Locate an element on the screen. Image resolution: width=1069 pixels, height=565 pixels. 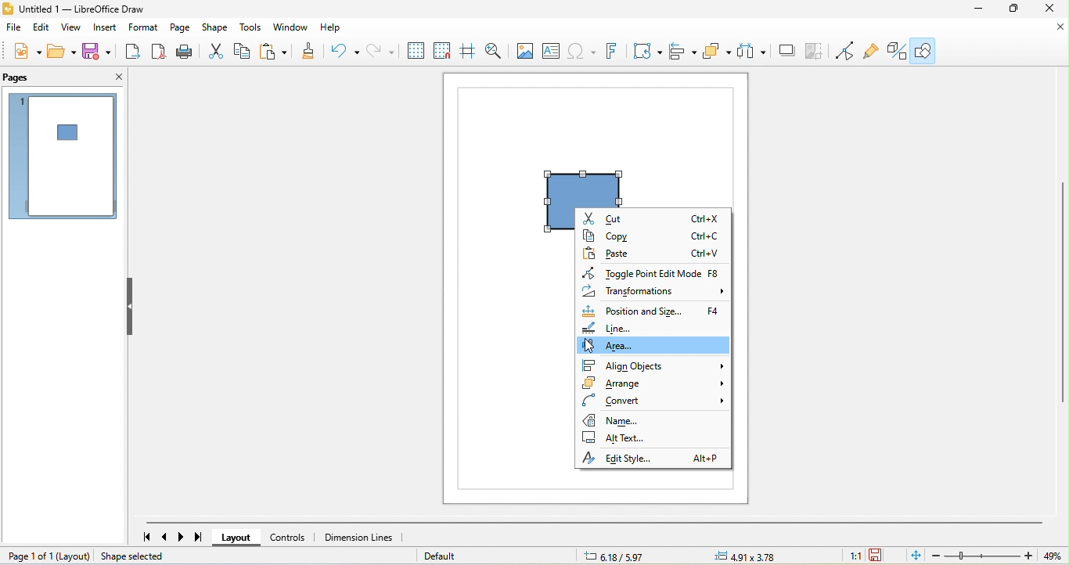
show draw function is located at coordinates (926, 49).